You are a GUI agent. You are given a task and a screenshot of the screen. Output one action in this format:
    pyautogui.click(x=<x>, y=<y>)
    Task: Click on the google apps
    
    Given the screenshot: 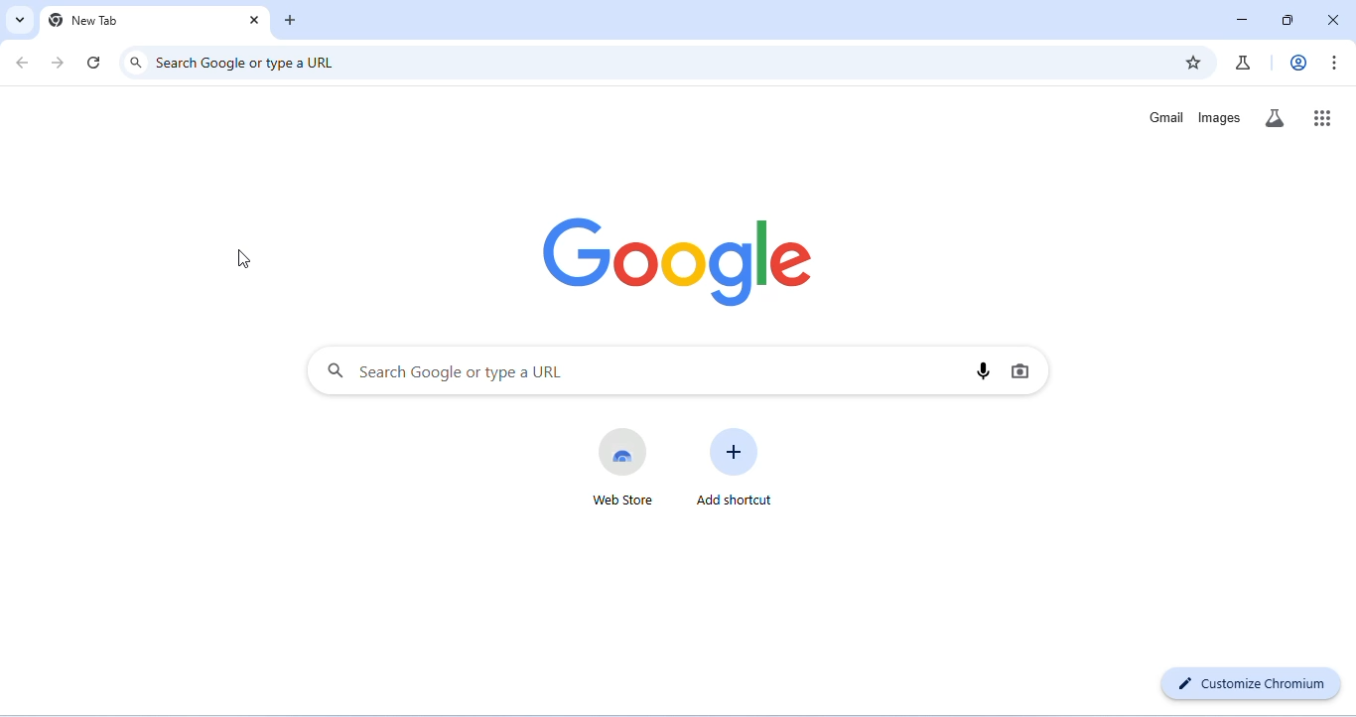 What is the action you would take?
    pyautogui.click(x=1321, y=118)
    